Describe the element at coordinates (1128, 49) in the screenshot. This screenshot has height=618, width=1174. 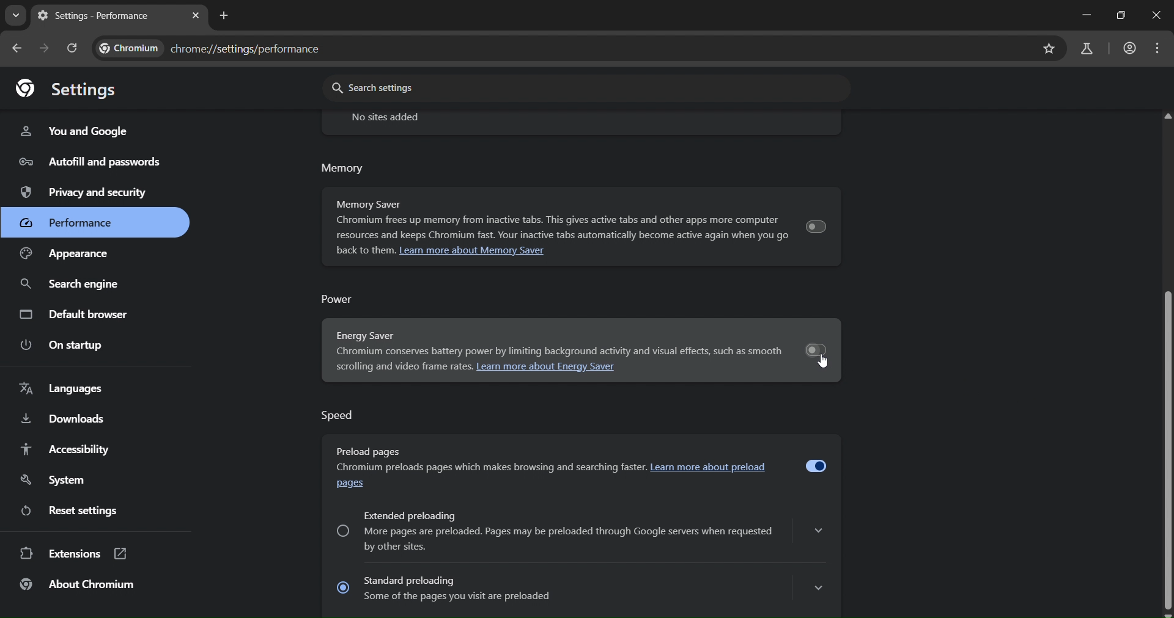
I see `account` at that location.